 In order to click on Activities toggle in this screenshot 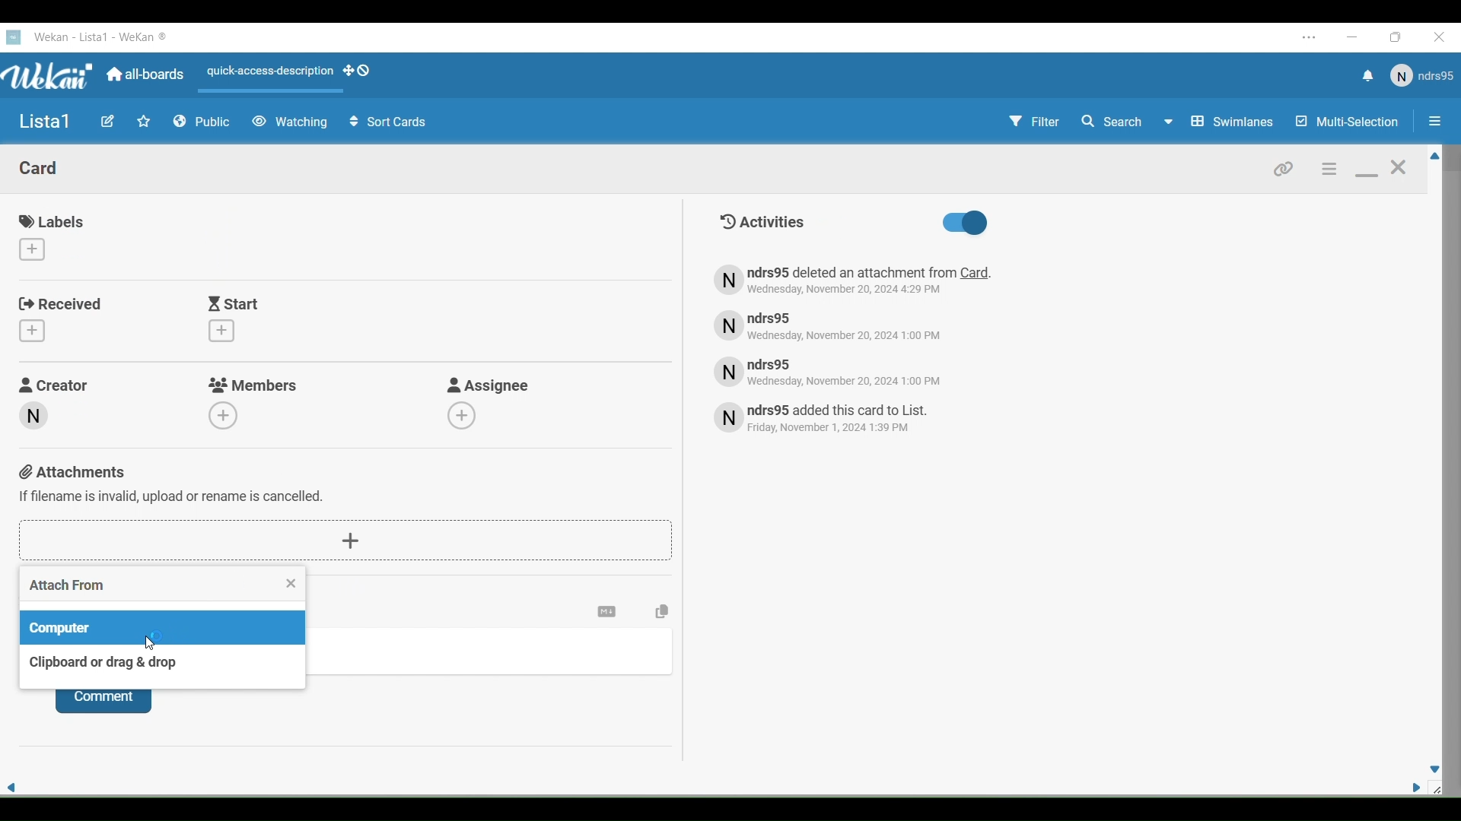, I will do `click(964, 223)`.